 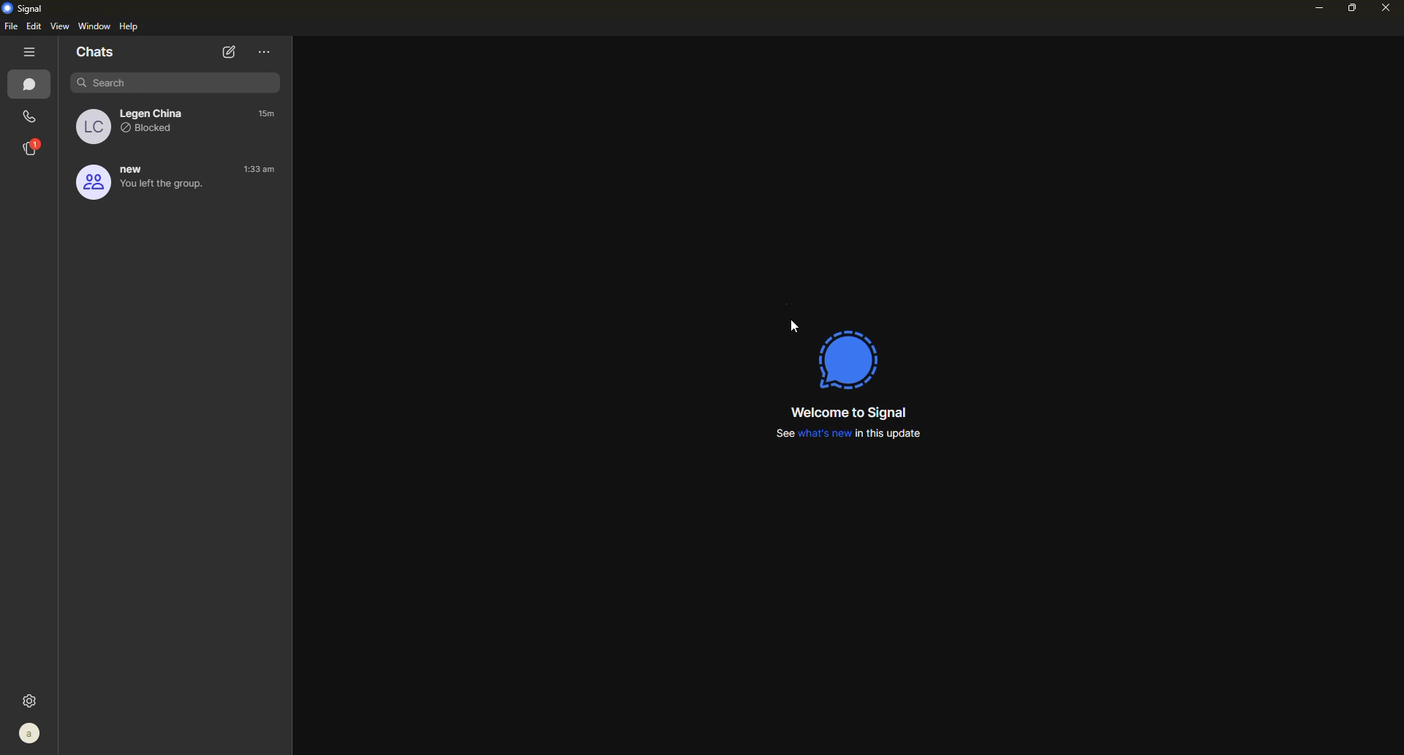 What do you see at coordinates (1381, 7) in the screenshot?
I see `close` at bounding box center [1381, 7].